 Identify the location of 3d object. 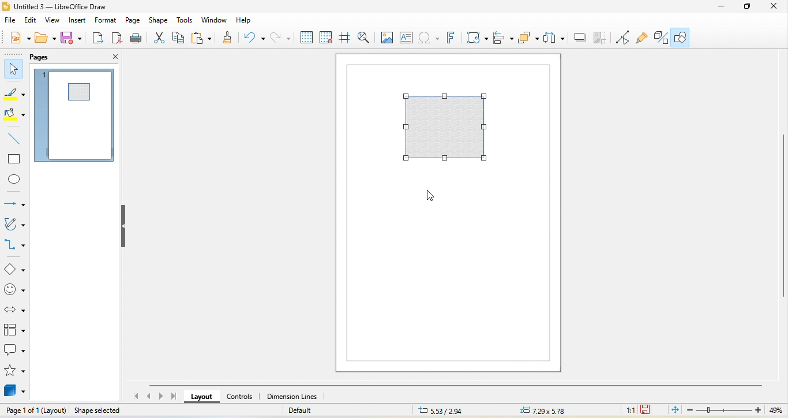
(16, 390).